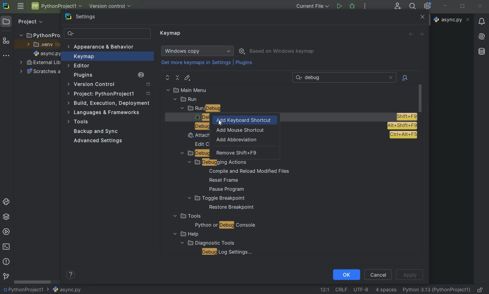 The width and height of the screenshot is (489, 294). What do you see at coordinates (40, 63) in the screenshot?
I see `external libraries` at bounding box center [40, 63].